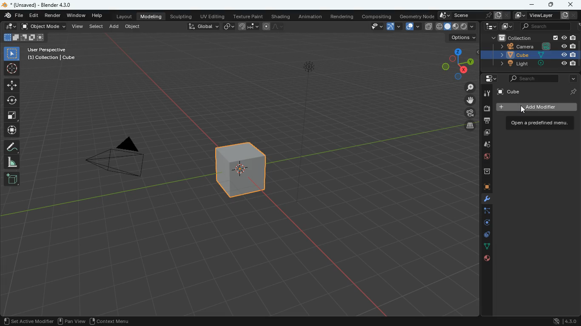  I want to click on public, so click(487, 259).